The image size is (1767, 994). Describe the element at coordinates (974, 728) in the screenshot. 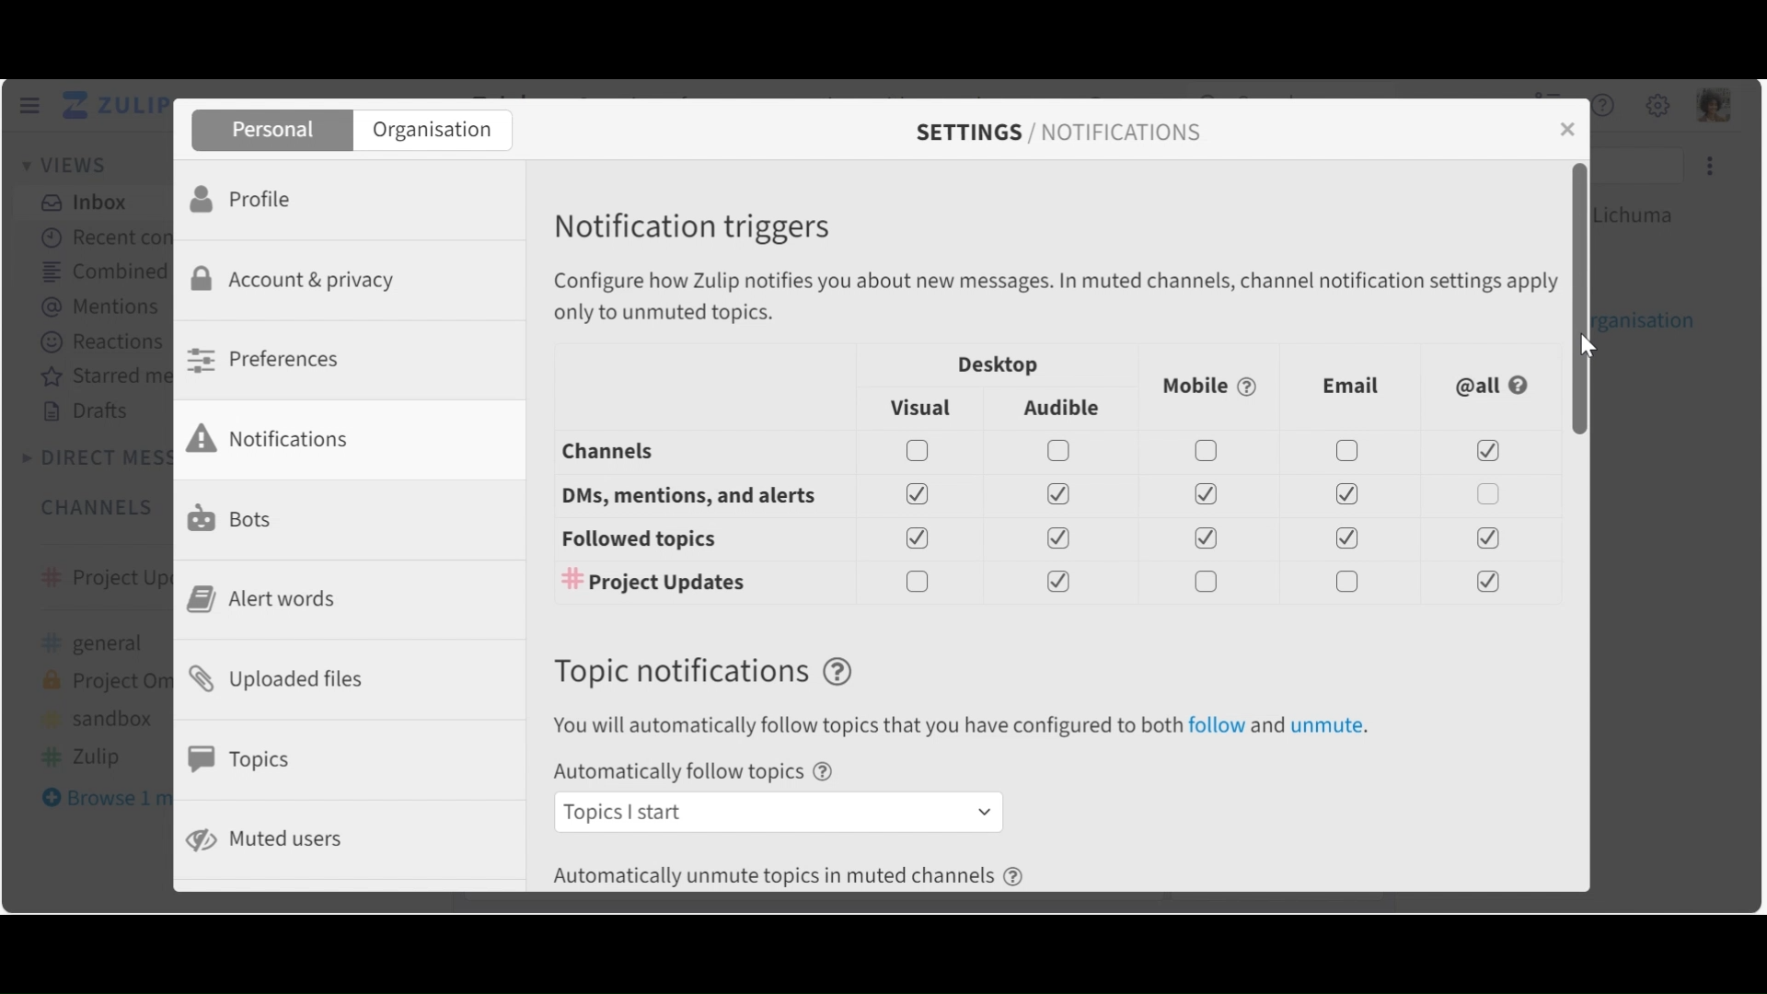

I see `text` at that location.